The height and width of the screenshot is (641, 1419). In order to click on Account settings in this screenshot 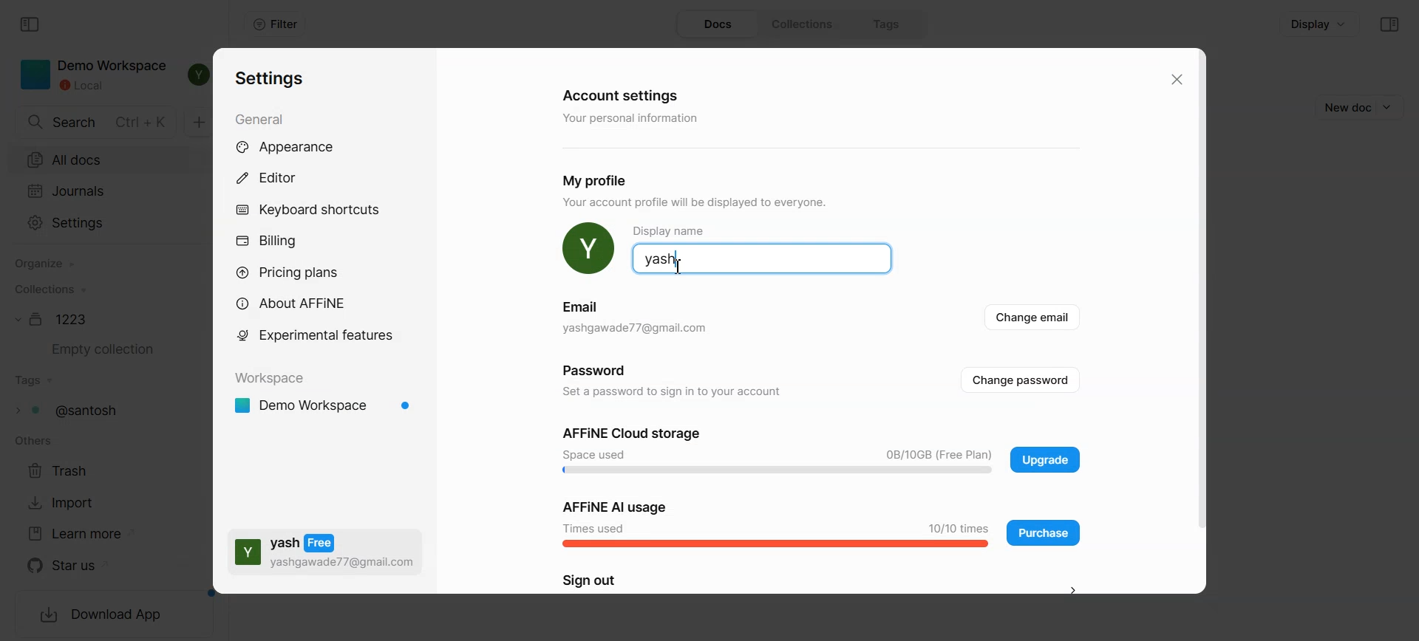, I will do `click(623, 94)`.